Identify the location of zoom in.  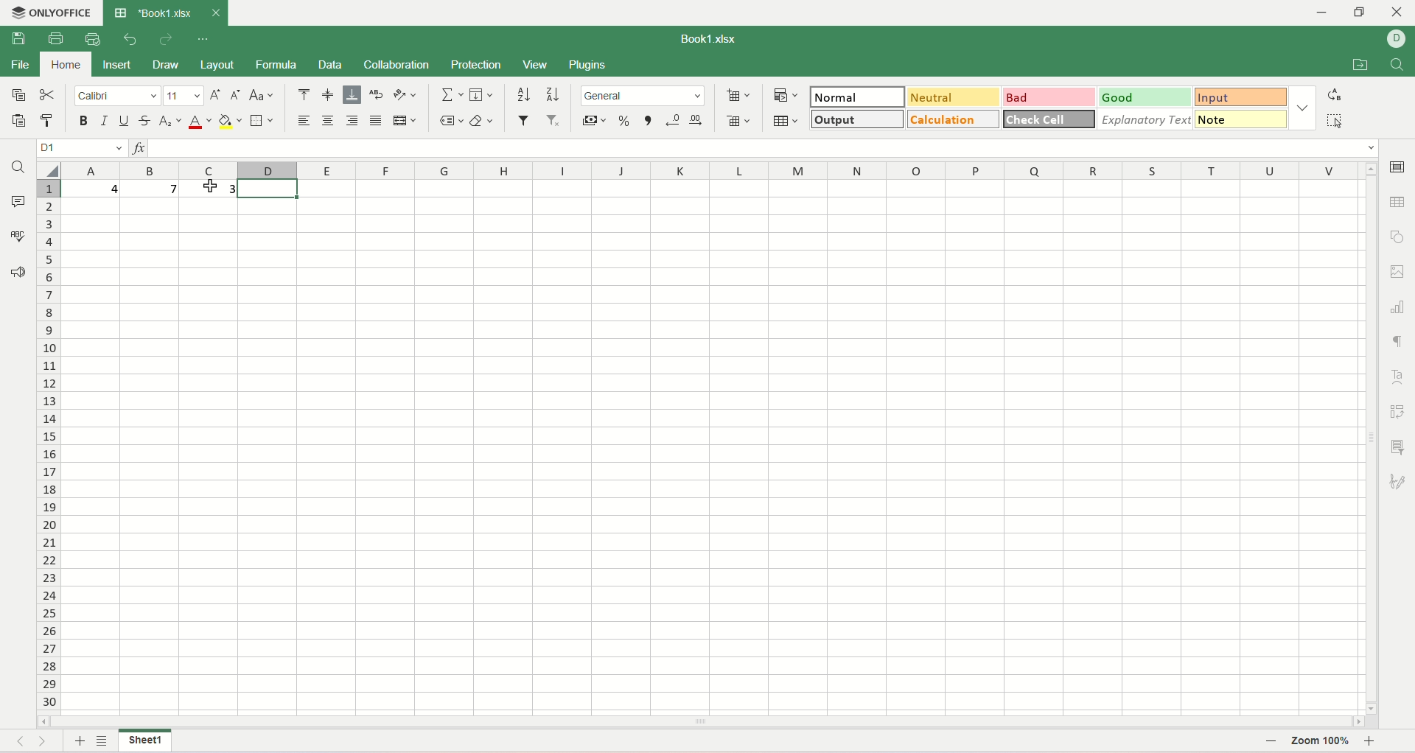
(1372, 743).